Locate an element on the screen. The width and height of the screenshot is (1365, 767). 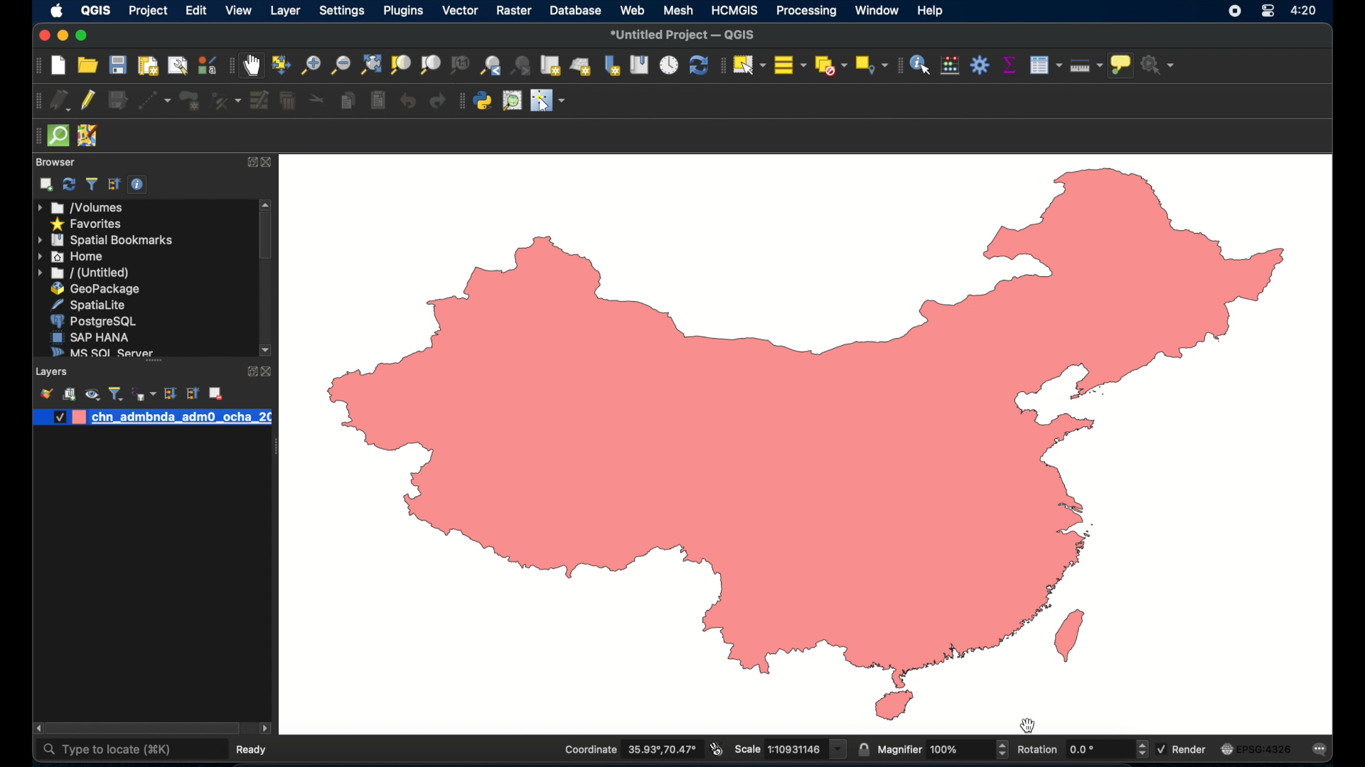
layers is located at coordinates (154, 364).